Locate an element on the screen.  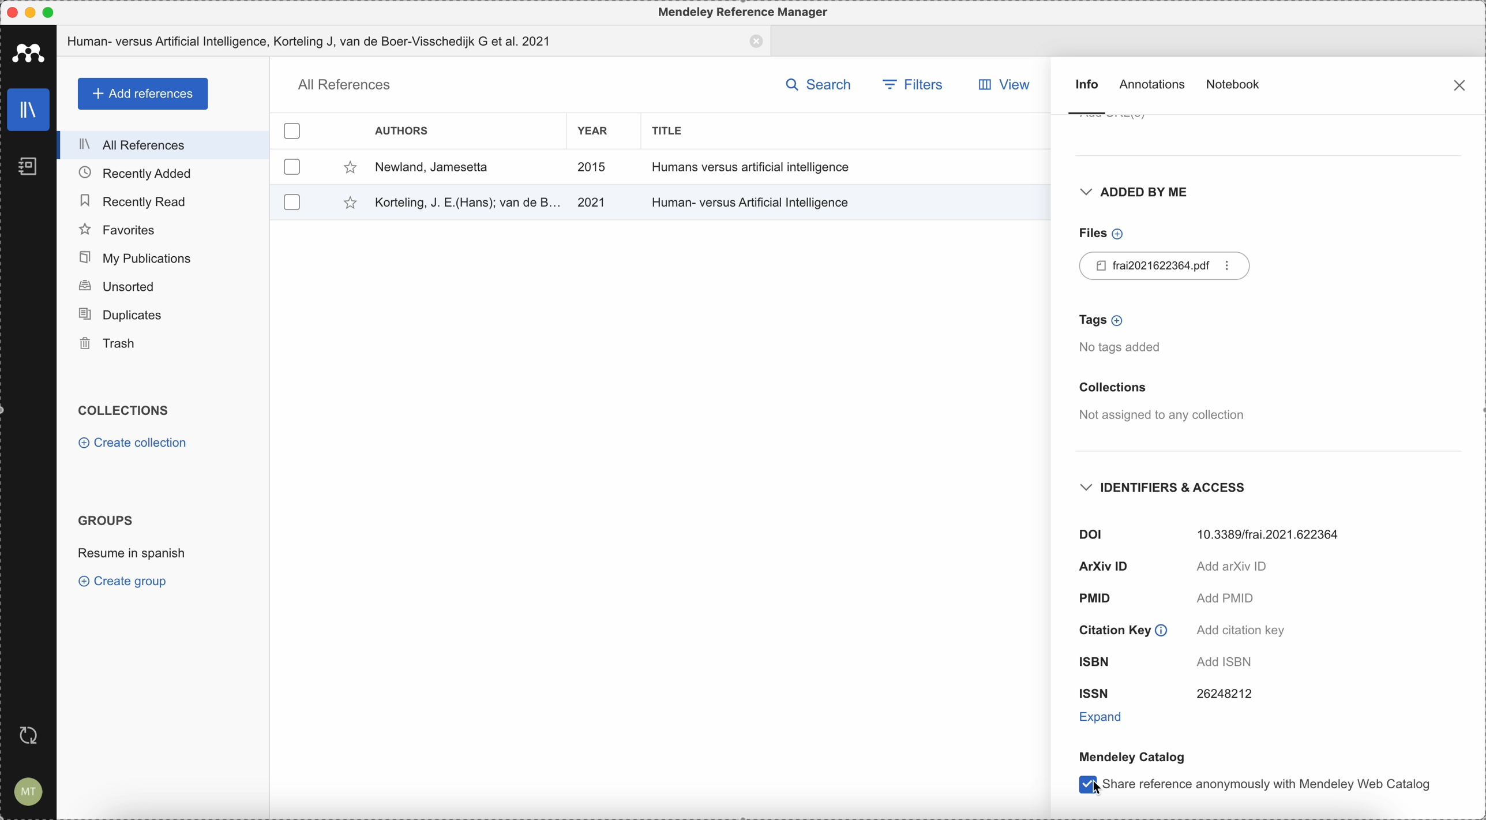
collections is located at coordinates (128, 411).